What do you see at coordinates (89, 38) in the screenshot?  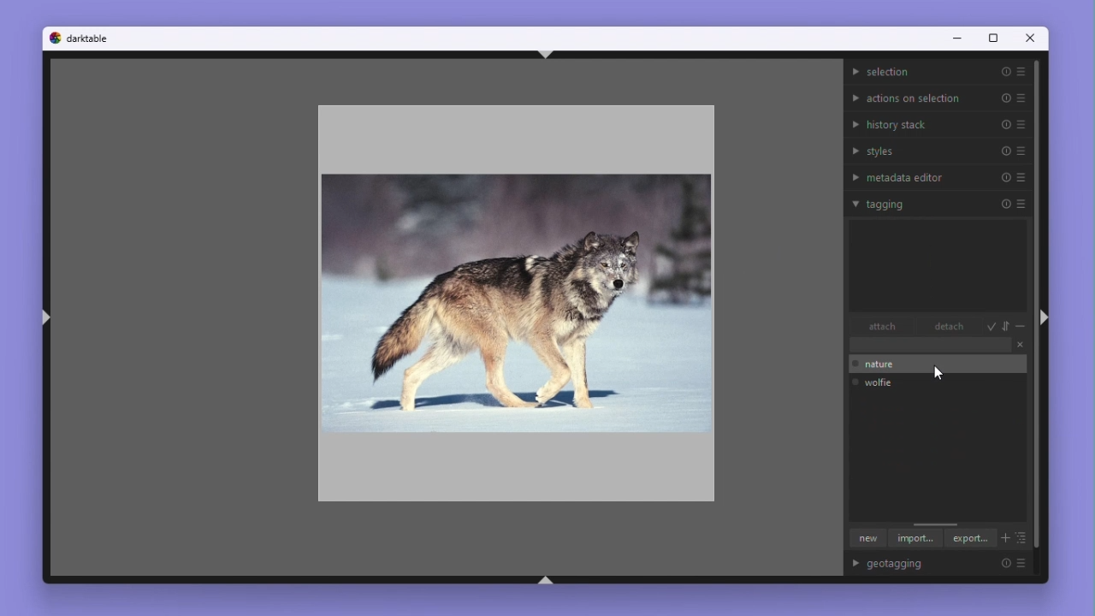 I see `Dark Table` at bounding box center [89, 38].